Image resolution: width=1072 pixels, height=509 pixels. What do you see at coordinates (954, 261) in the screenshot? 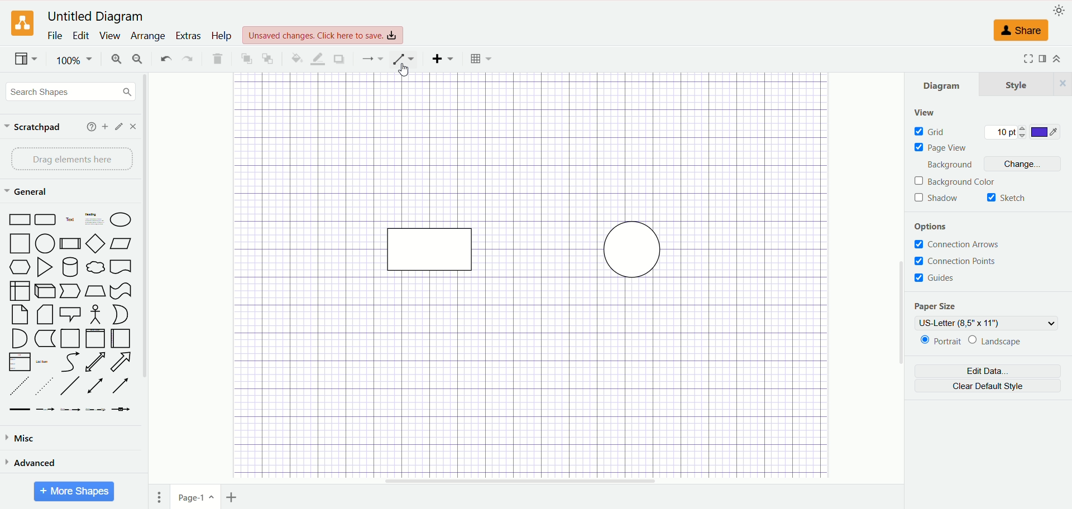
I see `connection points` at bounding box center [954, 261].